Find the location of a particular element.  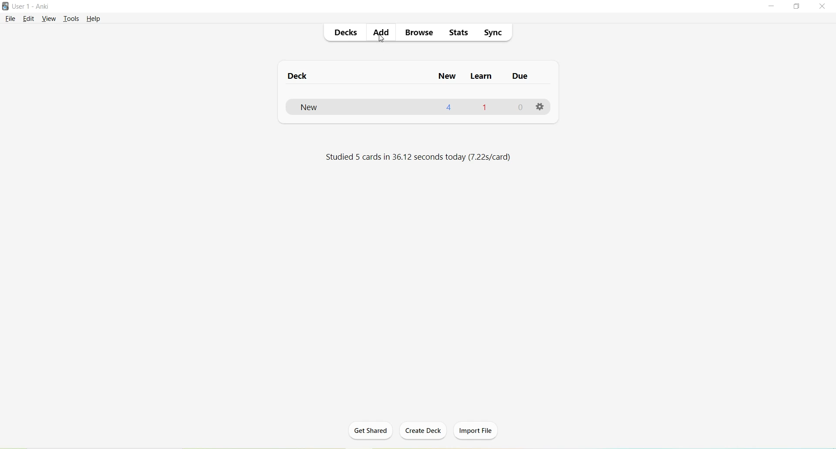

Edit is located at coordinates (31, 19).